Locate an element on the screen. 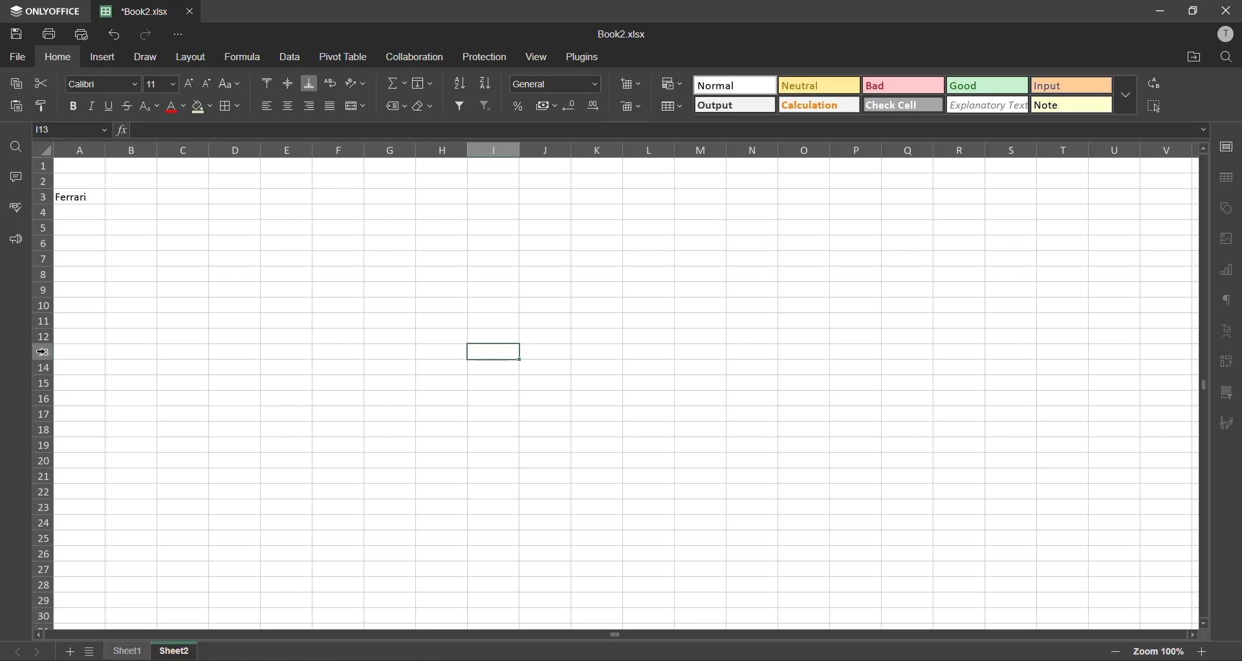 The width and height of the screenshot is (1242, 661). find is located at coordinates (12, 146).